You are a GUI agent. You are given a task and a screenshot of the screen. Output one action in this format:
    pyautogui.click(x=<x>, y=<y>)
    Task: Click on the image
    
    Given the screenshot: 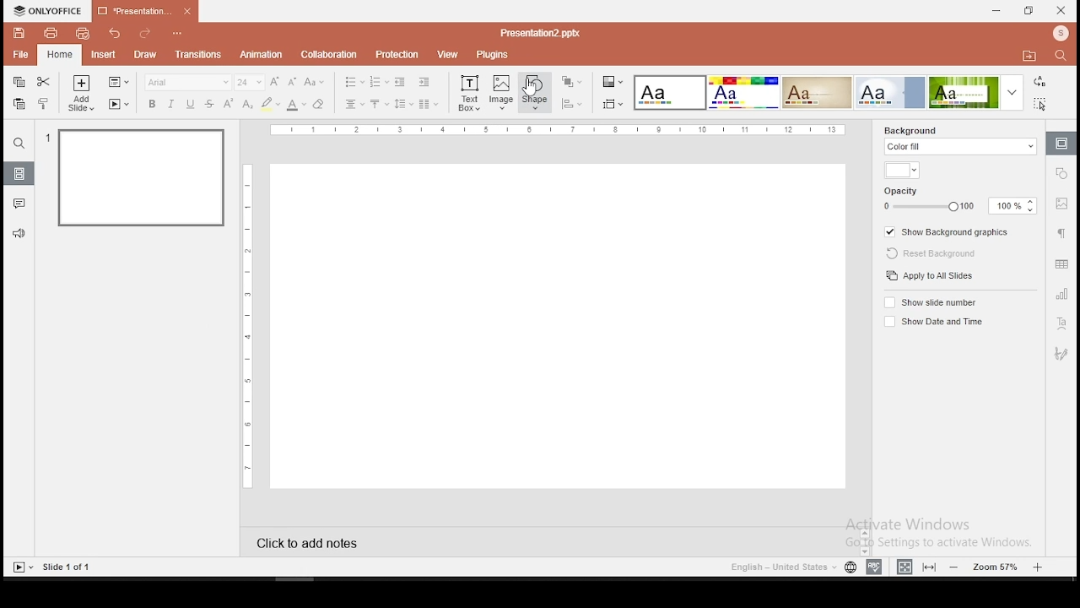 What is the action you would take?
    pyautogui.click(x=502, y=92)
    